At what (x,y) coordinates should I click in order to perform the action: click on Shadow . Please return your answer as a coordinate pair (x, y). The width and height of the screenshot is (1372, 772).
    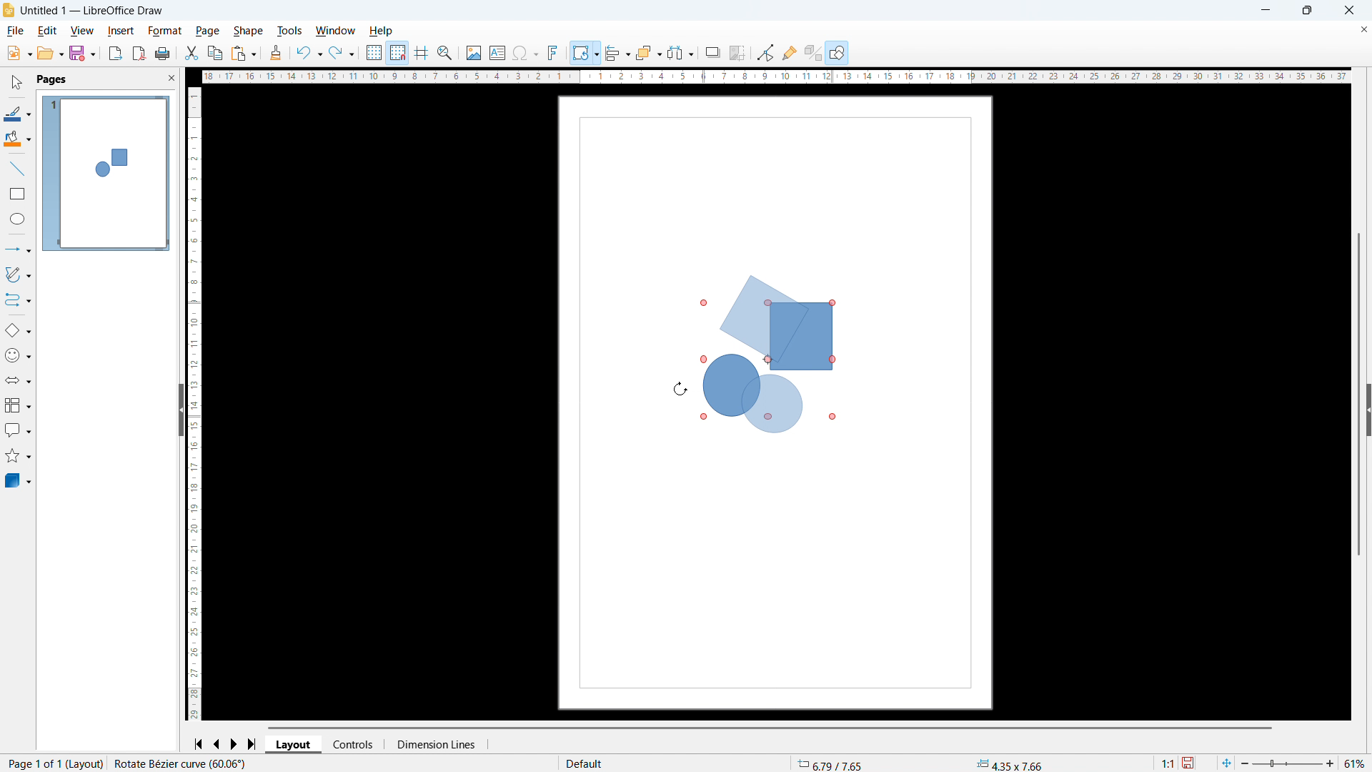
    Looking at the image, I should click on (712, 52).